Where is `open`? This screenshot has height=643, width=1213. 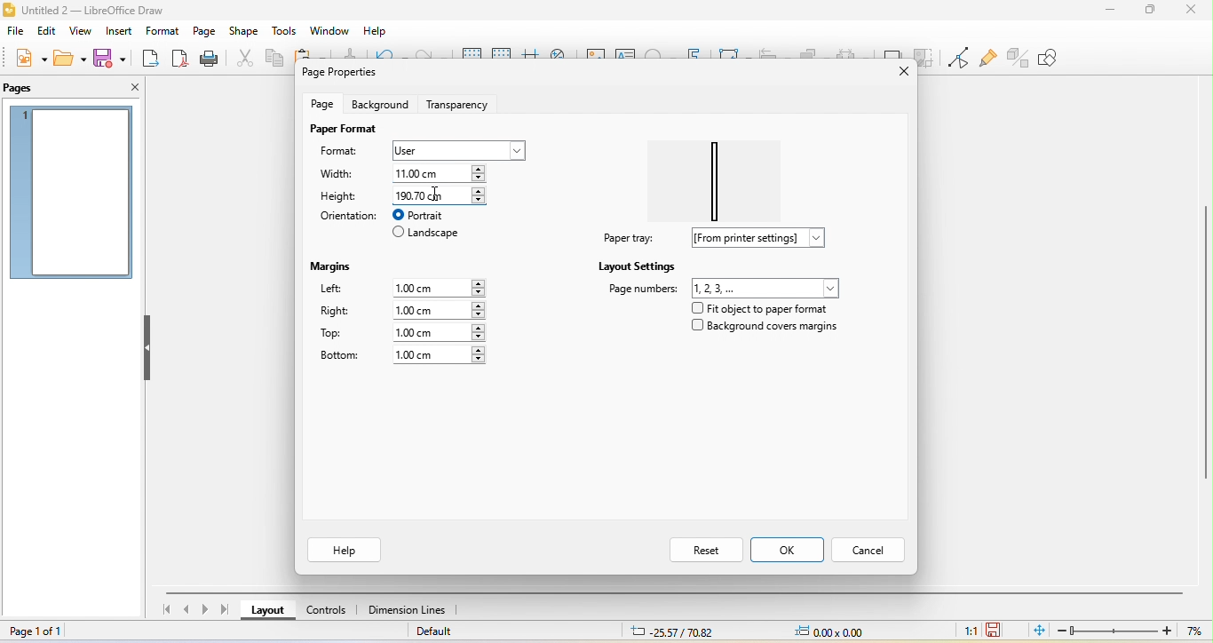 open is located at coordinates (68, 58).